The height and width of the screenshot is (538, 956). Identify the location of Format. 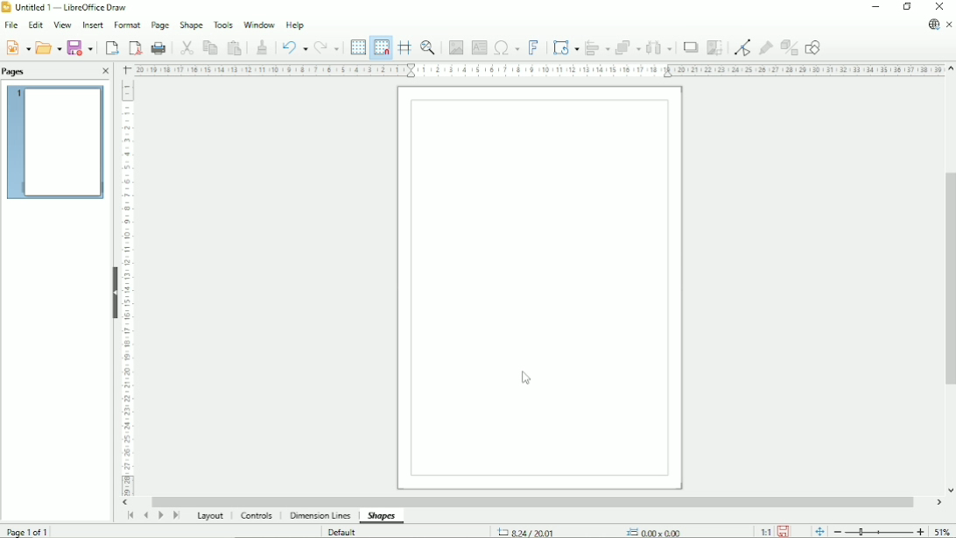
(127, 25).